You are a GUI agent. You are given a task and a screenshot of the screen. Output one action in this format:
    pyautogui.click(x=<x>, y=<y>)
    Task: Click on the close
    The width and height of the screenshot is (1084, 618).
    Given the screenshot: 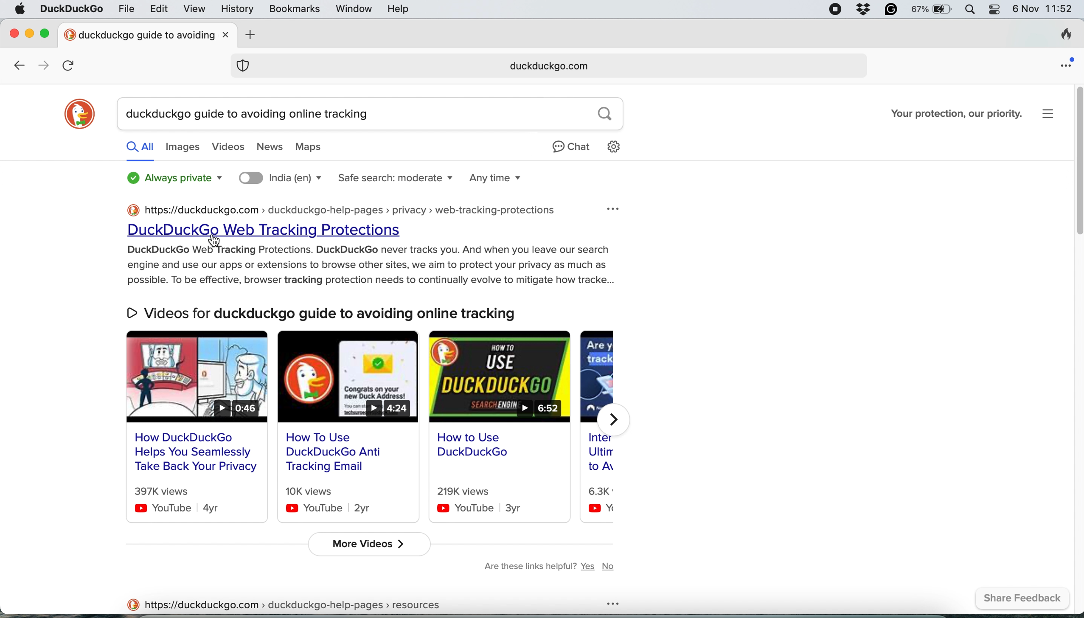 What is the action you would take?
    pyautogui.click(x=223, y=36)
    